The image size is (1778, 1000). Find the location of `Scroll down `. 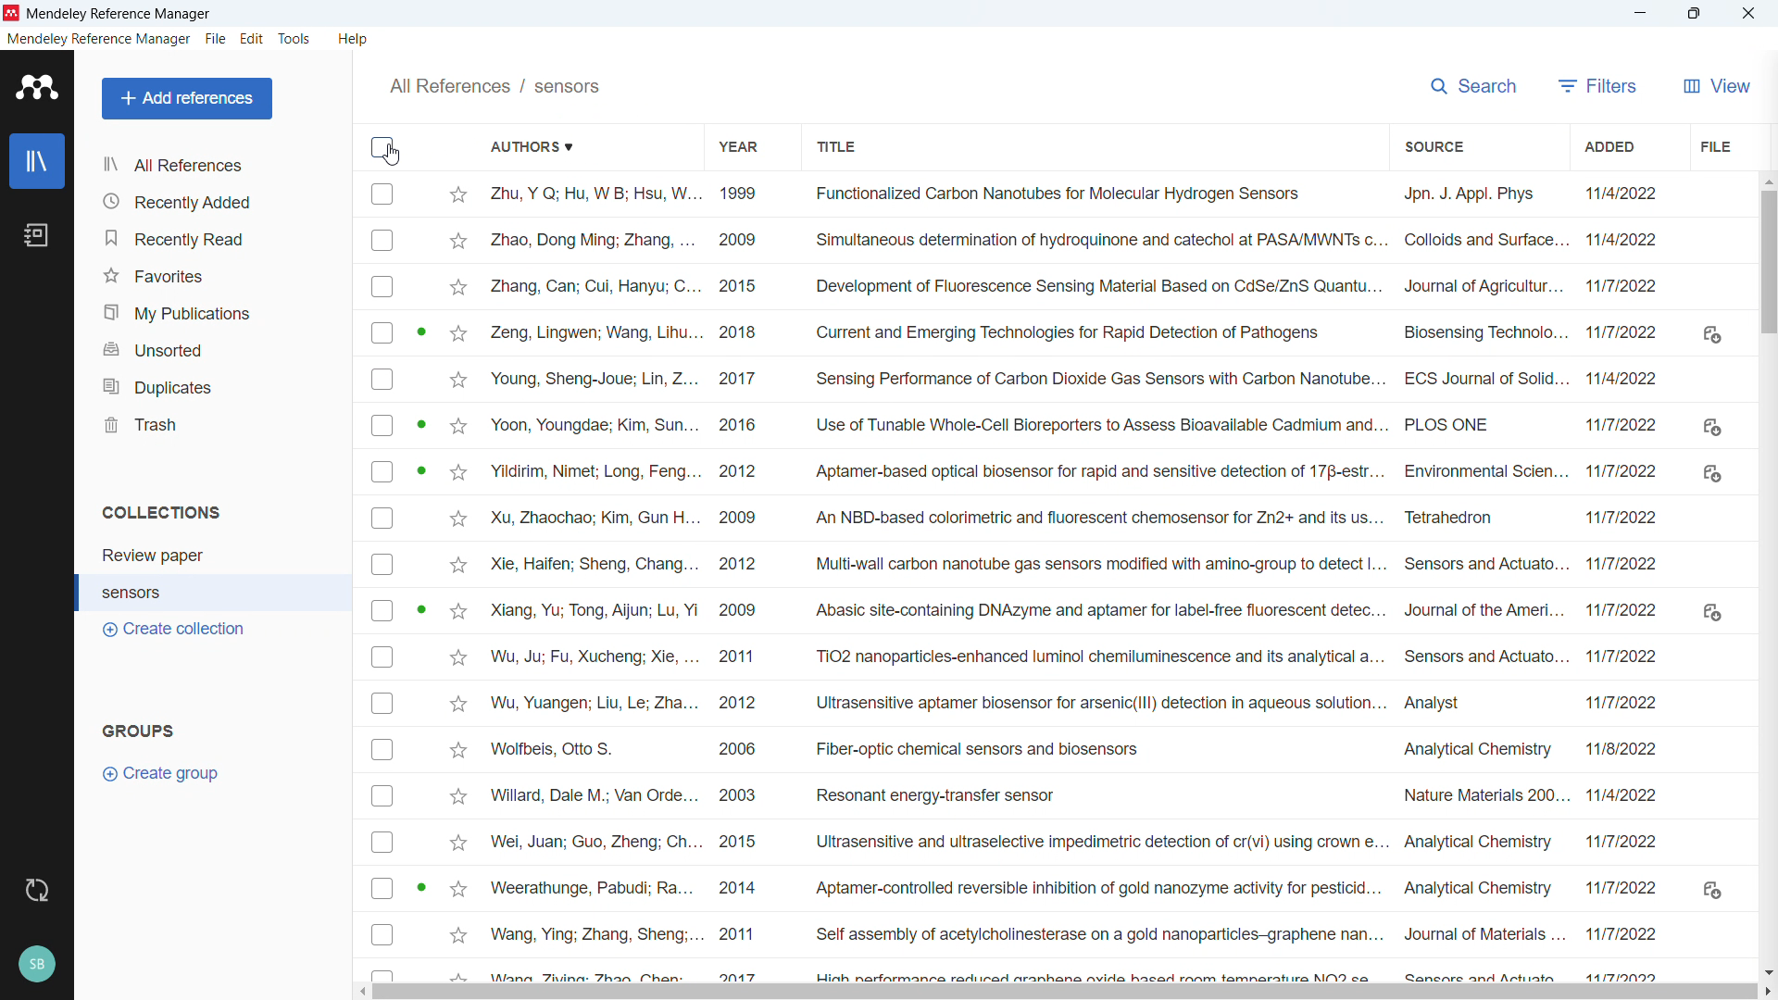

Scroll down  is located at coordinates (1767, 972).